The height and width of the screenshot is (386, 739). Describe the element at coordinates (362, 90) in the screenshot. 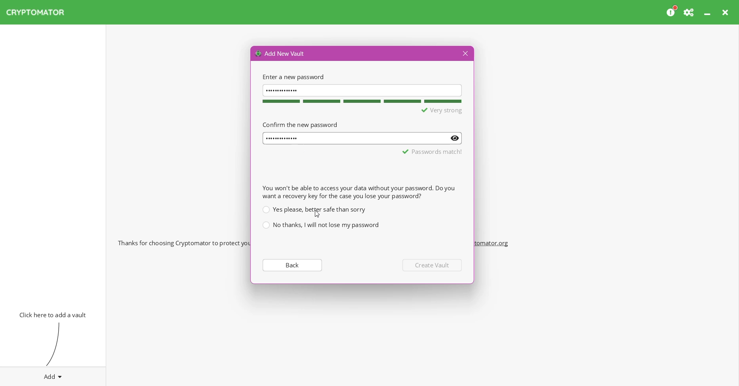

I see `Enter a new password` at that location.